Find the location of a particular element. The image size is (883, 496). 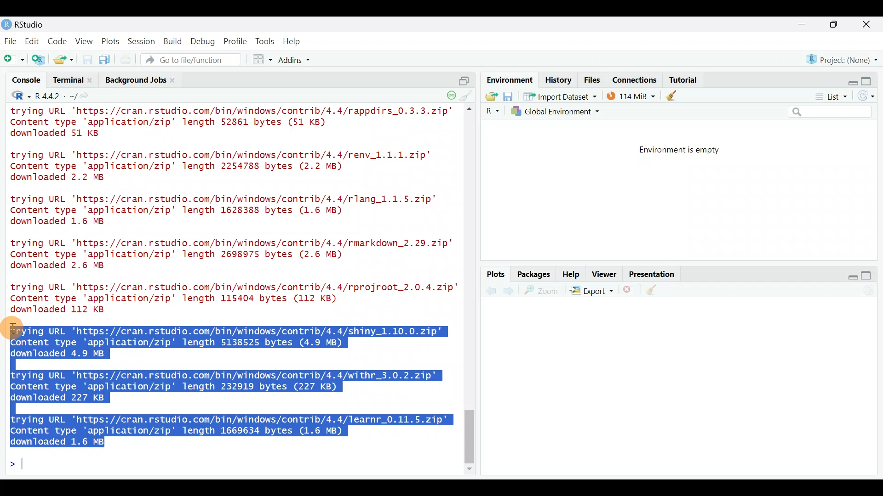

Cursor is located at coordinates (16, 328).